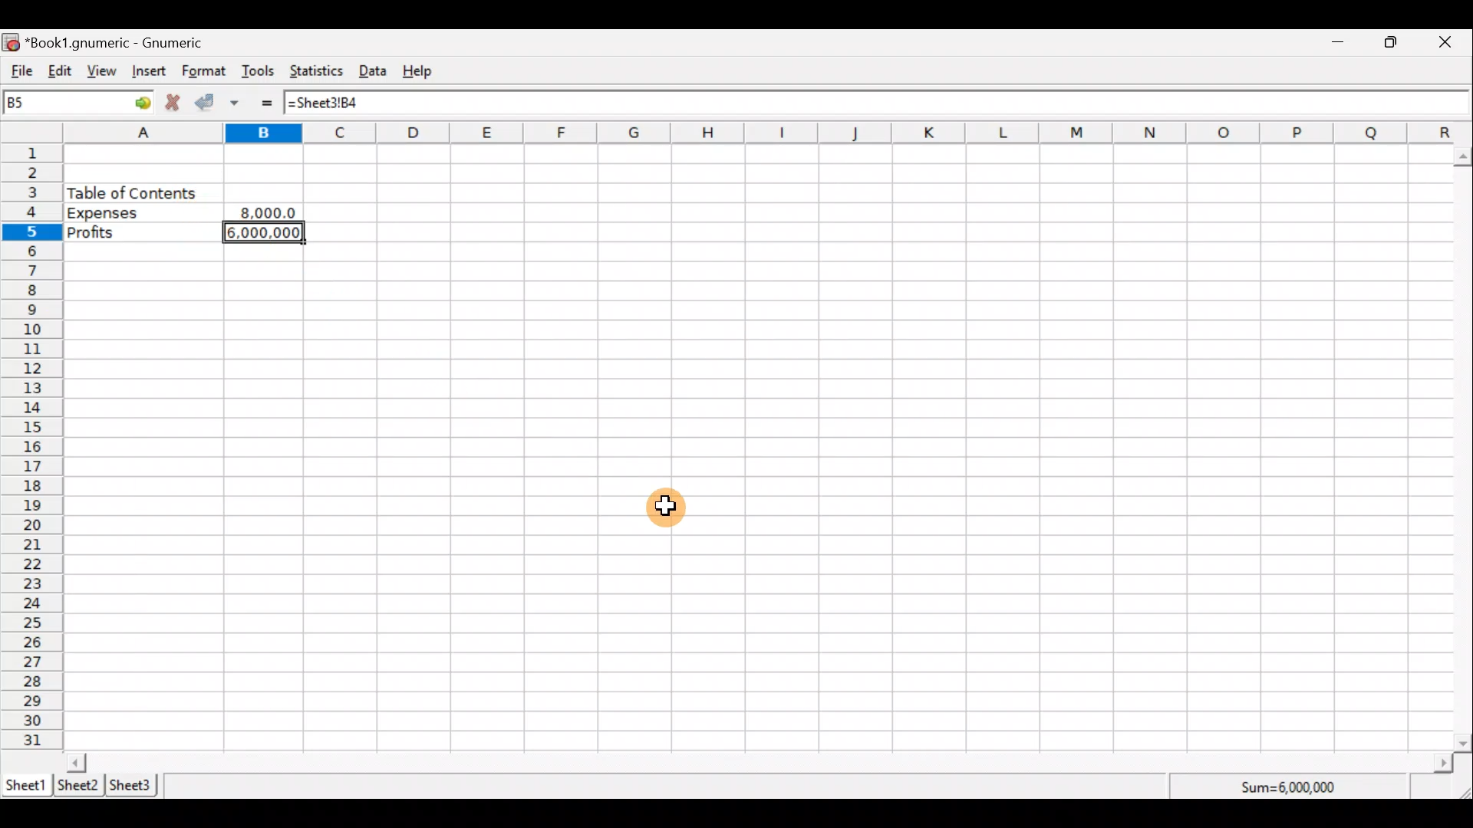  Describe the element at coordinates (142, 233) in the screenshot. I see `Profits` at that location.